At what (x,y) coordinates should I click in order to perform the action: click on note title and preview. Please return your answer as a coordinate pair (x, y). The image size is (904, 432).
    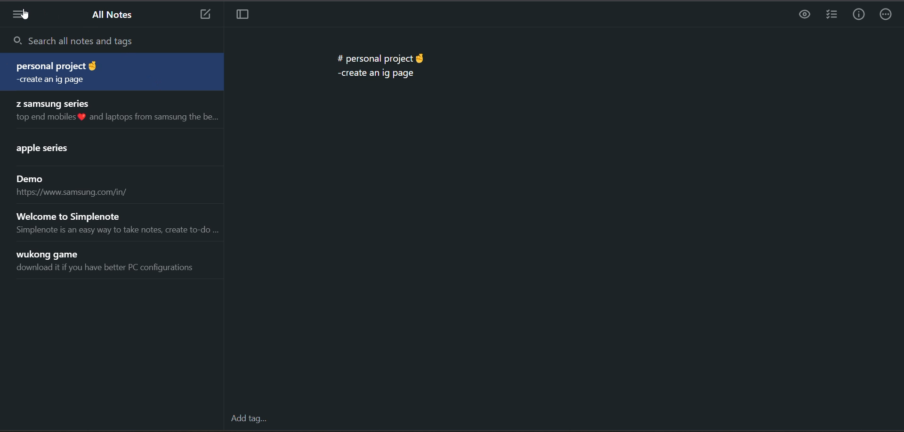
    Looking at the image, I should click on (107, 262).